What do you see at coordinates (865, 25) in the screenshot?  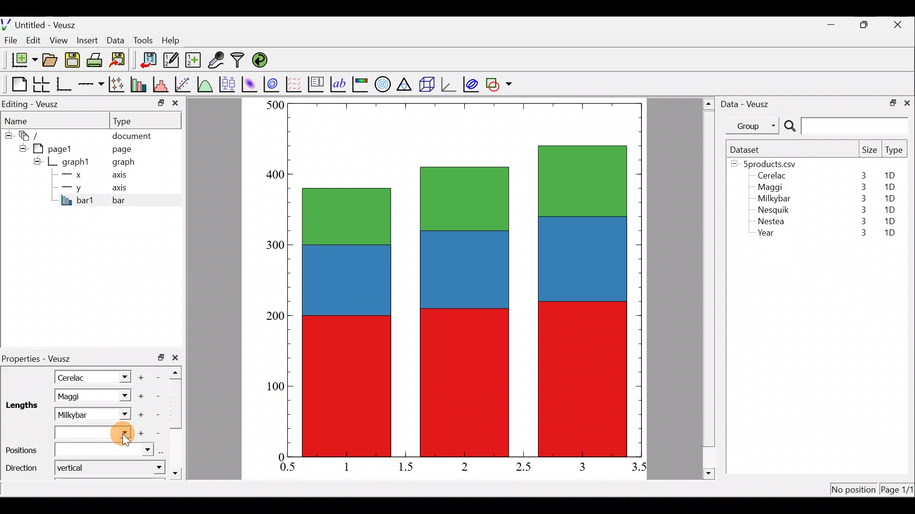 I see `restore down` at bounding box center [865, 25].